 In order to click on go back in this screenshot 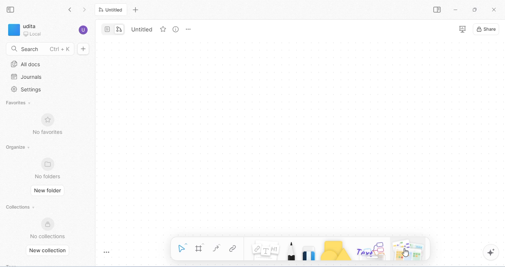, I will do `click(72, 10)`.